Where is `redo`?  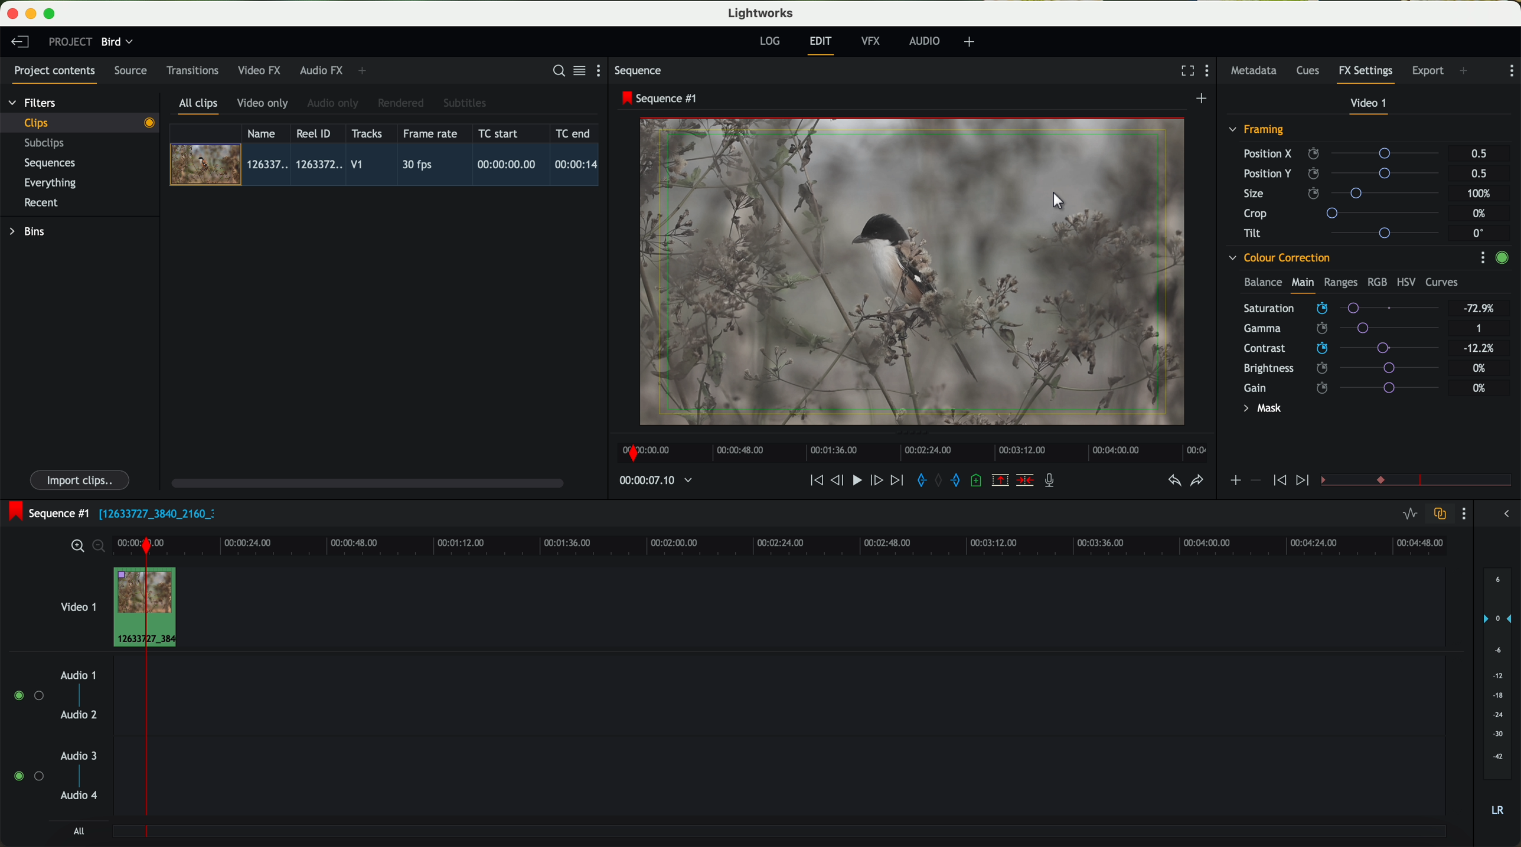
redo is located at coordinates (1197, 482).